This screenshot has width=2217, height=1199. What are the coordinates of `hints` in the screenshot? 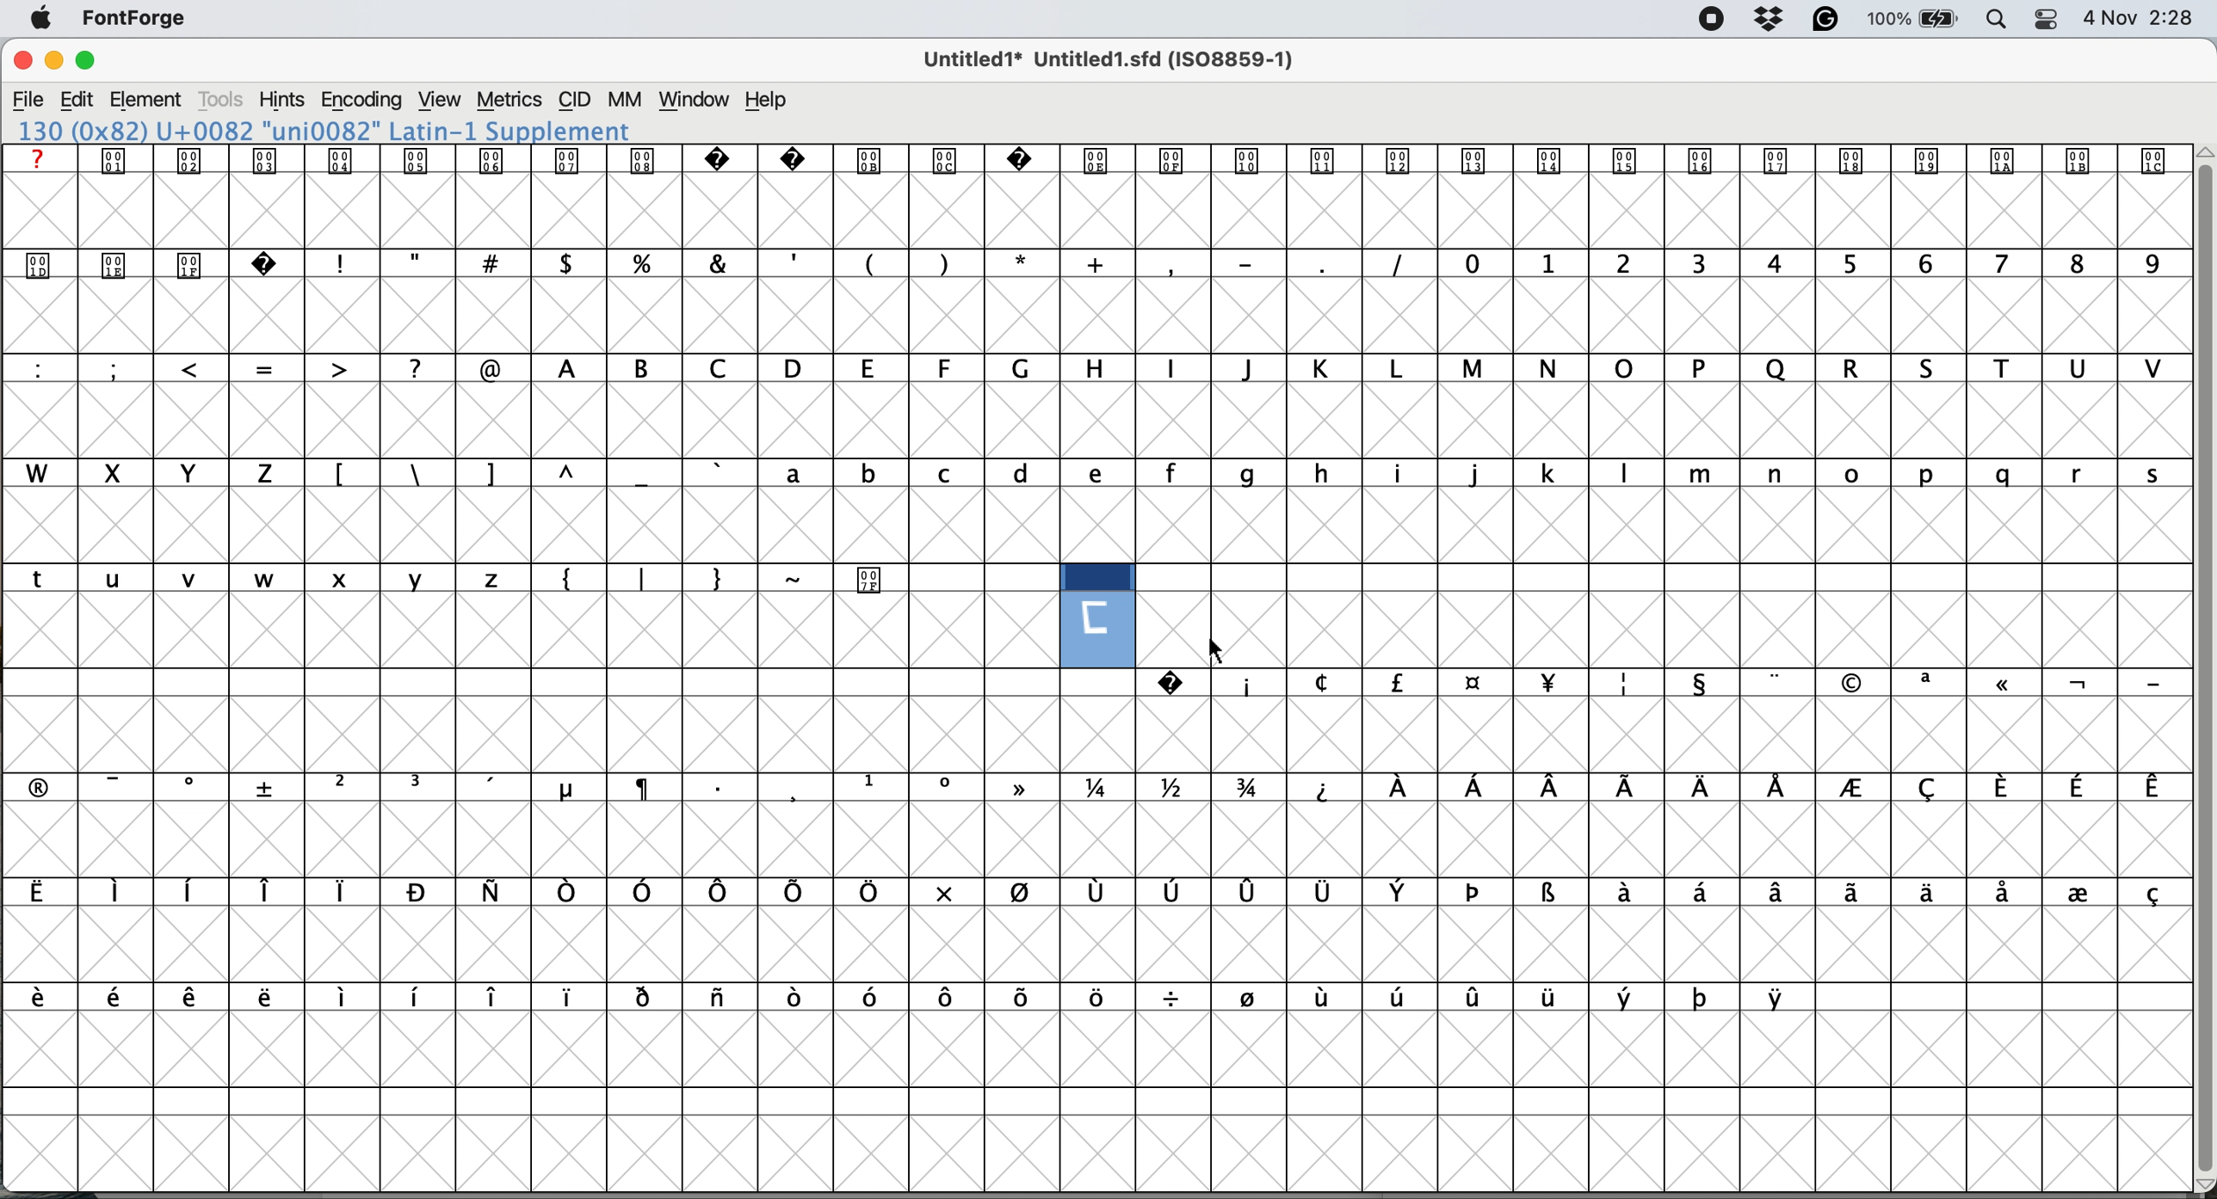 It's located at (282, 99).